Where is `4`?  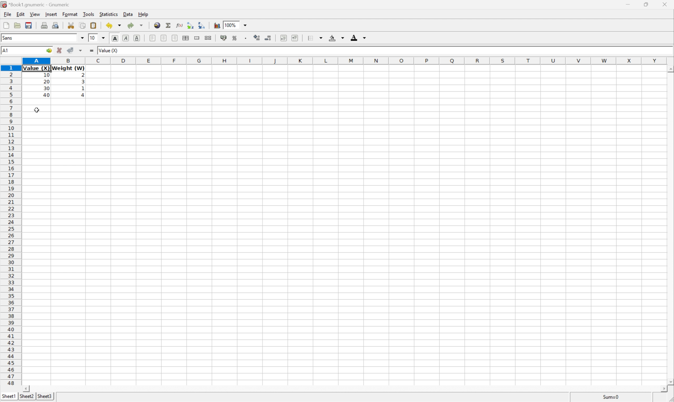 4 is located at coordinates (83, 96).